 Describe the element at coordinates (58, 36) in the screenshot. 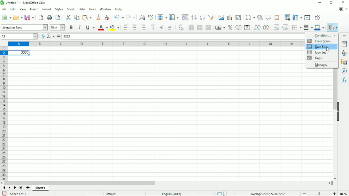

I see `Formula` at that location.